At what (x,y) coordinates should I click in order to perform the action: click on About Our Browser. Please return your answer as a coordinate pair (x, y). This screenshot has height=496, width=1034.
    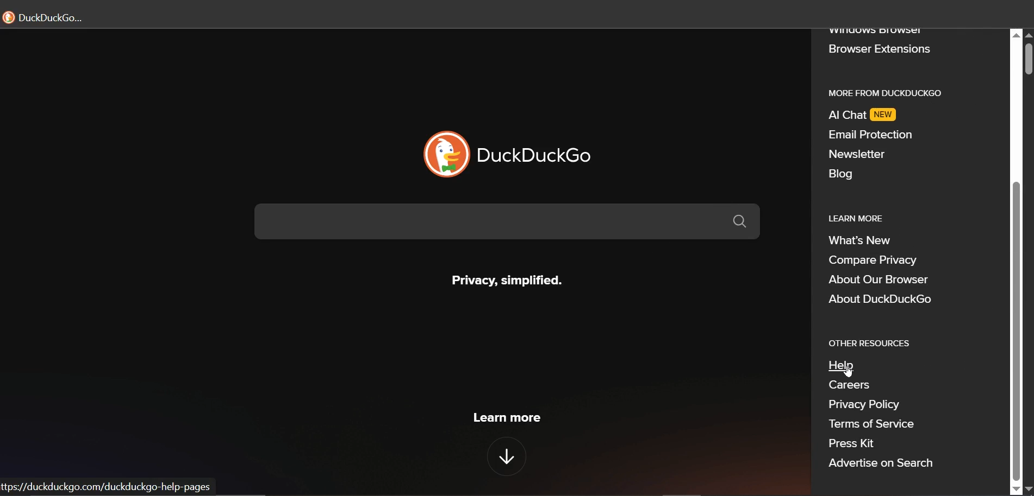
    Looking at the image, I should click on (877, 279).